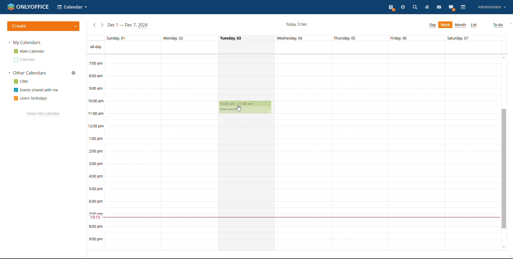 This screenshot has height=259, width=513. I want to click on scroll down, so click(510, 256).